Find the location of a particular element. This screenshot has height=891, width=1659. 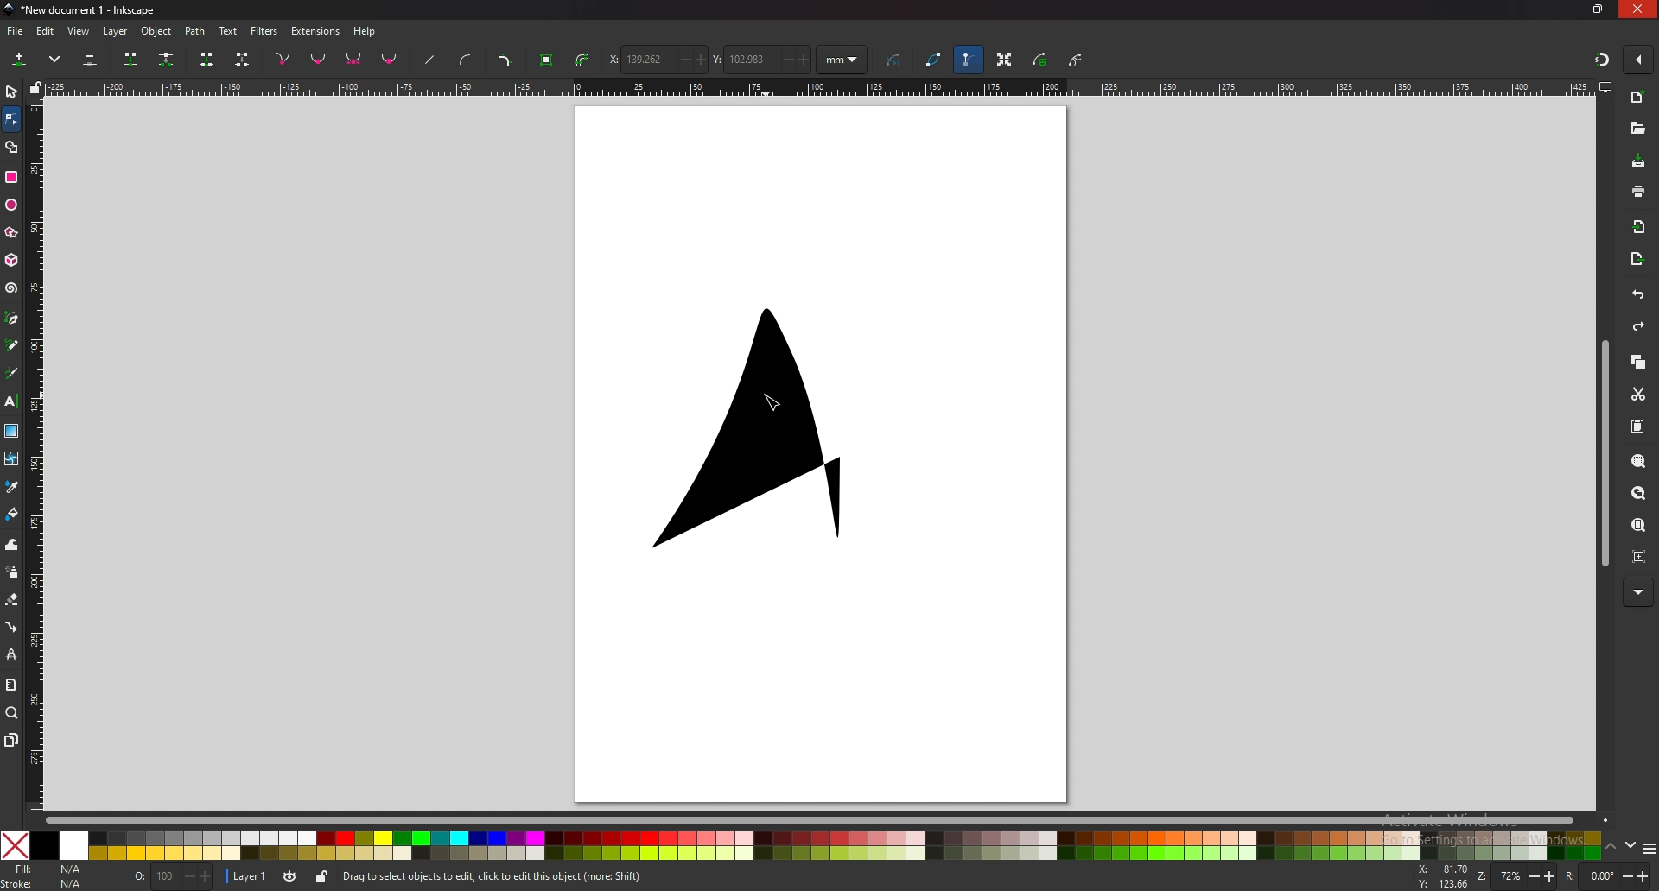

measure is located at coordinates (11, 685).